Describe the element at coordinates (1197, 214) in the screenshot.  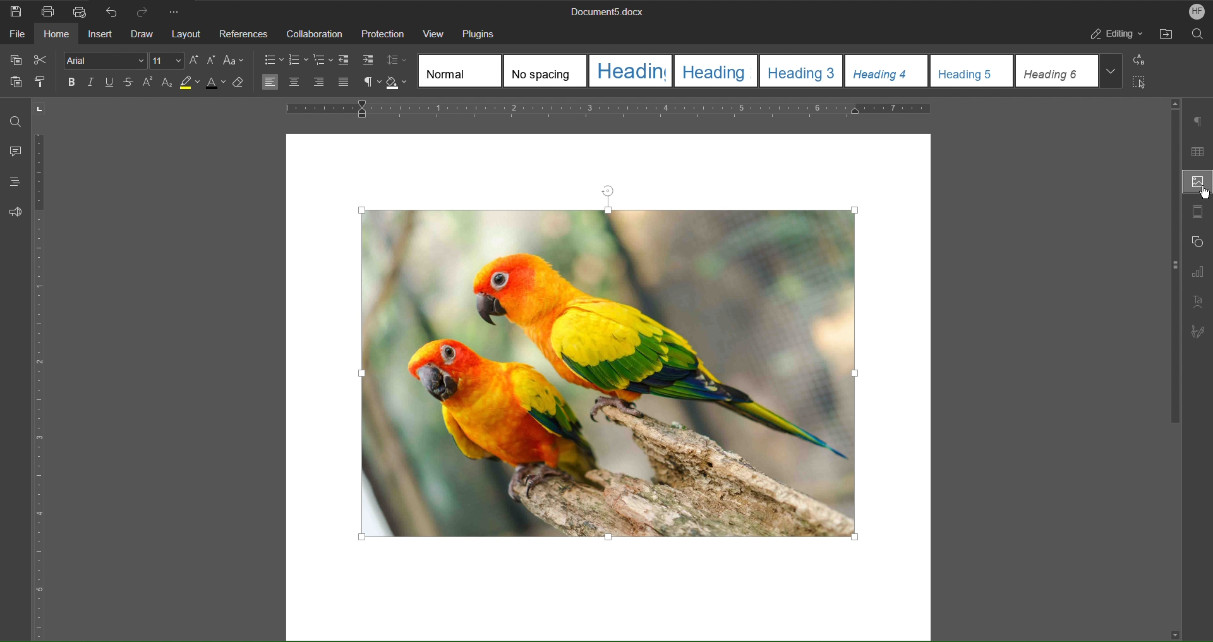
I see `Header/Footer` at that location.